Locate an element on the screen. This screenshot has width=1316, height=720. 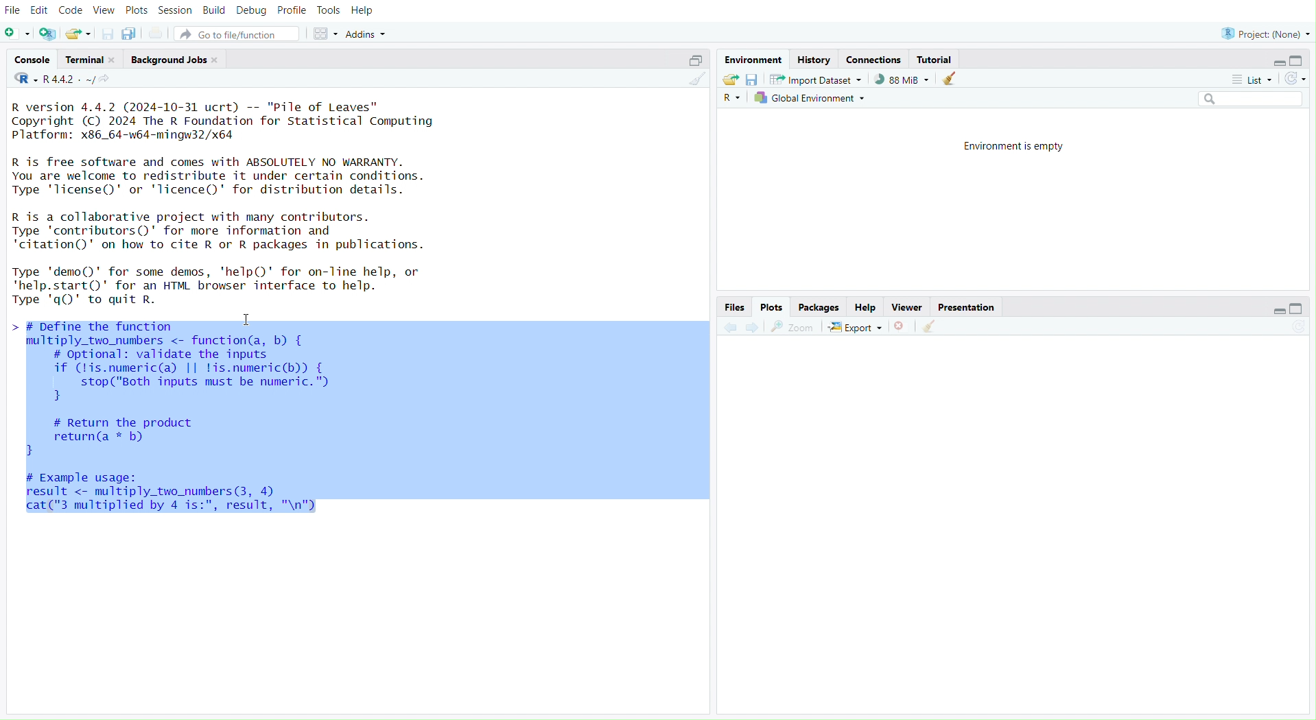
88kib used by R session (Source: Windows System) is located at coordinates (899, 80).